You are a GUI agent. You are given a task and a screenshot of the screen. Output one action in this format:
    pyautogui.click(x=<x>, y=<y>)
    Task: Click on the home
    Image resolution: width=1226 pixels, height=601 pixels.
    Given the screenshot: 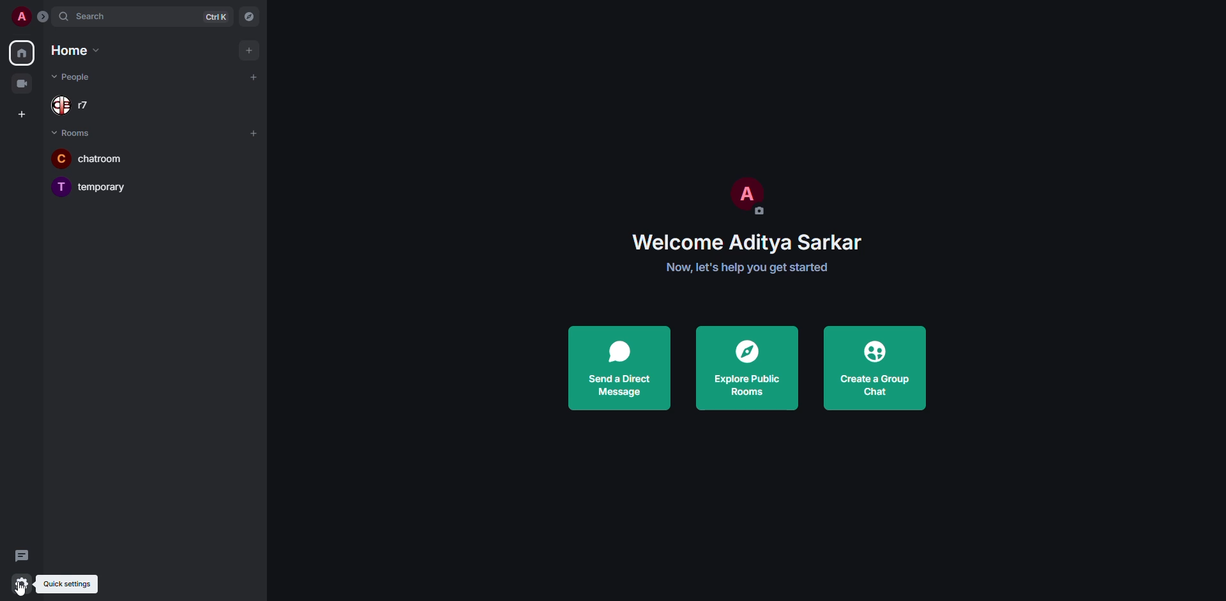 What is the action you would take?
    pyautogui.click(x=72, y=50)
    